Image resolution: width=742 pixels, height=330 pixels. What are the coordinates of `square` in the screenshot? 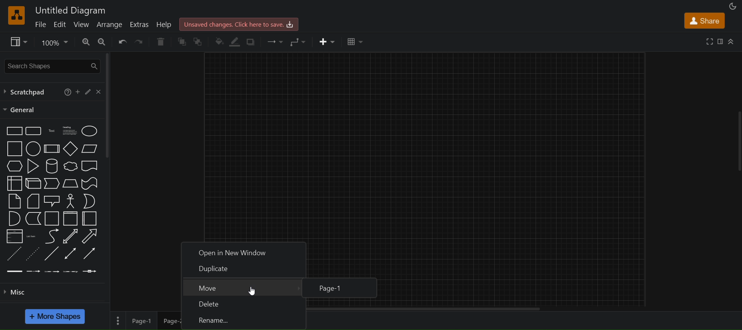 It's located at (14, 149).